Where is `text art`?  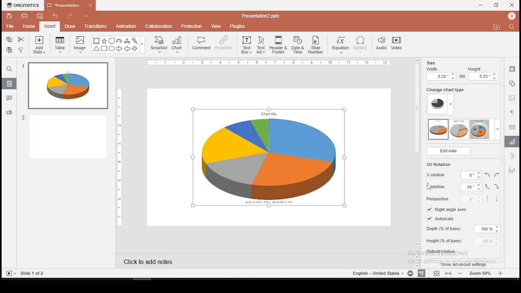
text art is located at coordinates (262, 44).